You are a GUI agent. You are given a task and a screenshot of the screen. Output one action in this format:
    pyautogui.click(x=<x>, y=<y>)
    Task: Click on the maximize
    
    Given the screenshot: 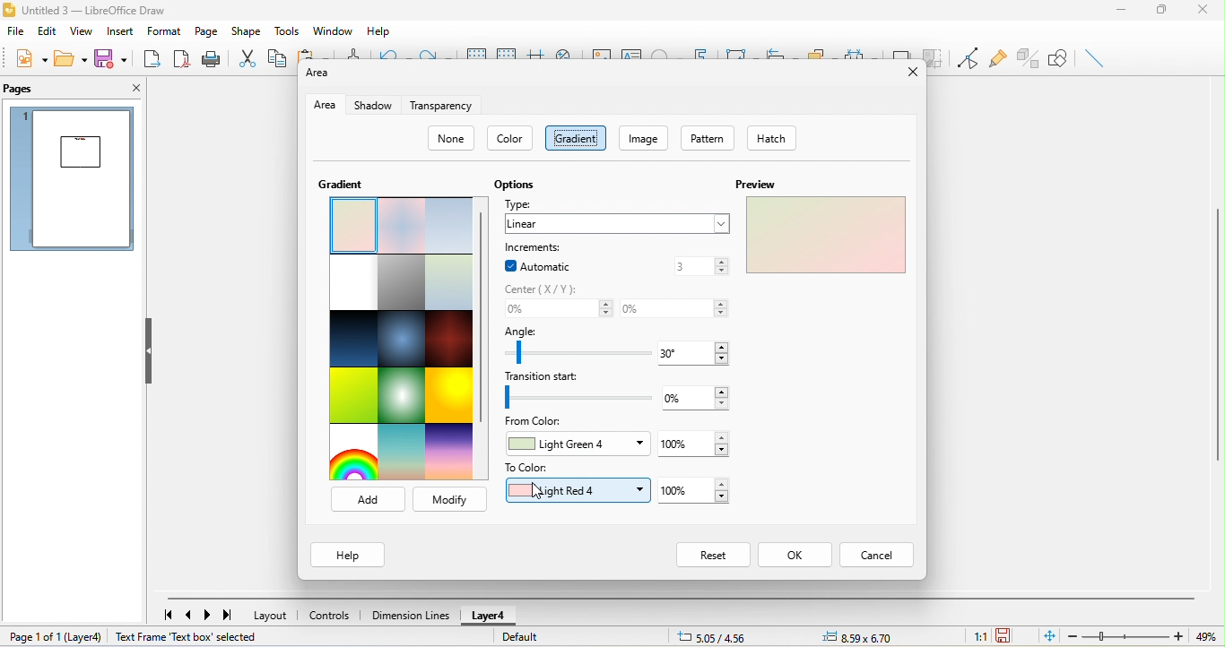 What is the action you would take?
    pyautogui.click(x=1162, y=10)
    